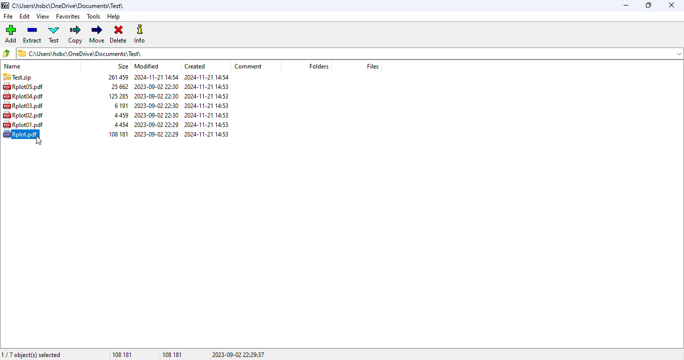 The image size is (684, 360). I want to click on help, so click(114, 17).